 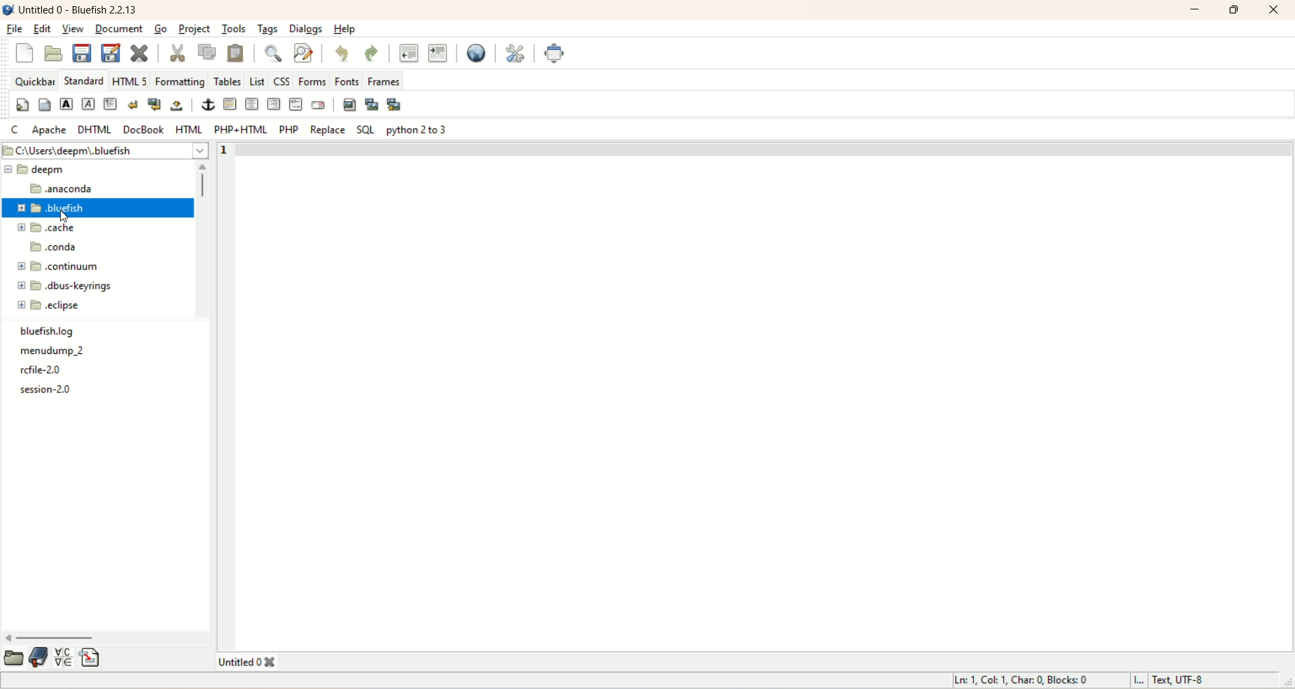 What do you see at coordinates (111, 53) in the screenshot?
I see `save file as` at bounding box center [111, 53].